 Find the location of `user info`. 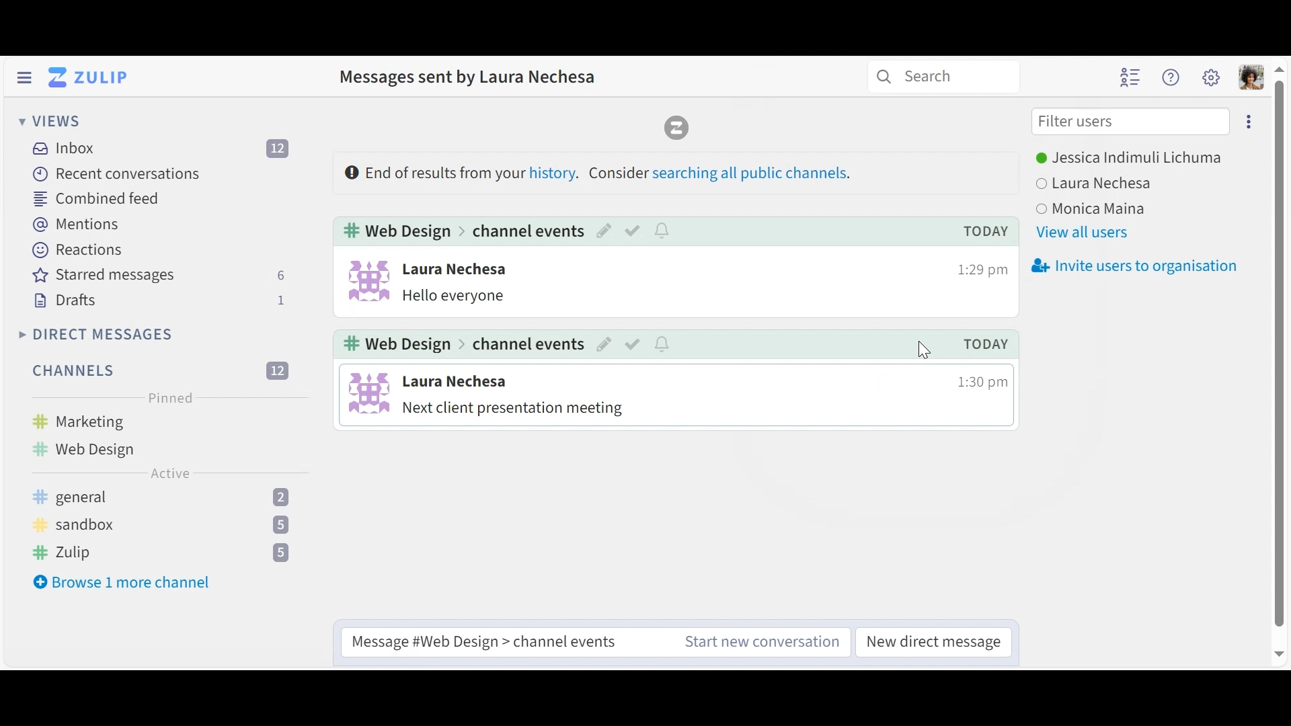

user info is located at coordinates (364, 283).